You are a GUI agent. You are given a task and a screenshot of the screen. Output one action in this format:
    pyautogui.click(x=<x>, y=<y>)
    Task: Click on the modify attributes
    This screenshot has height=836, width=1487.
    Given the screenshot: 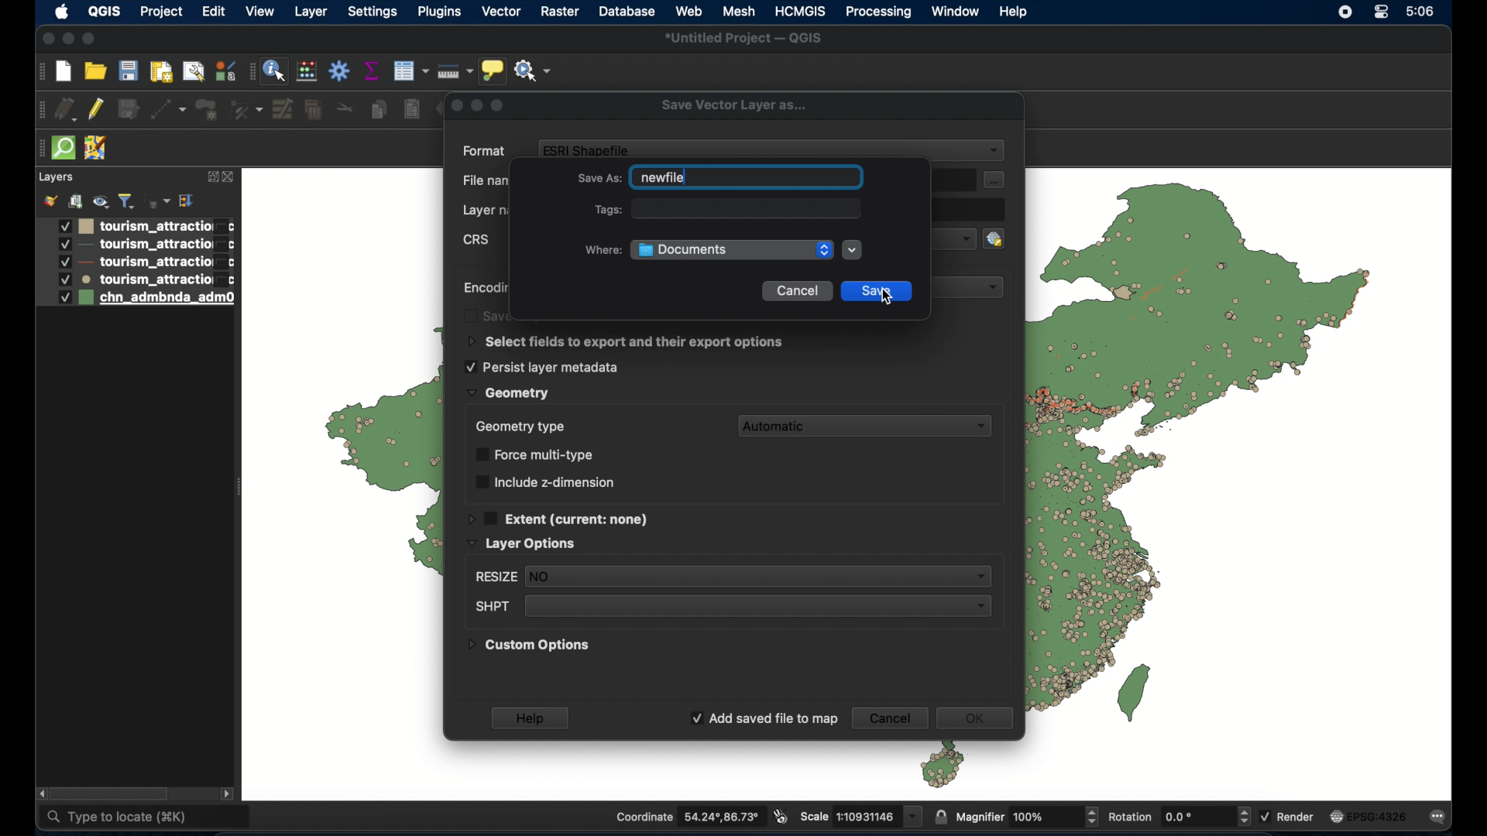 What is the action you would take?
    pyautogui.click(x=283, y=109)
    